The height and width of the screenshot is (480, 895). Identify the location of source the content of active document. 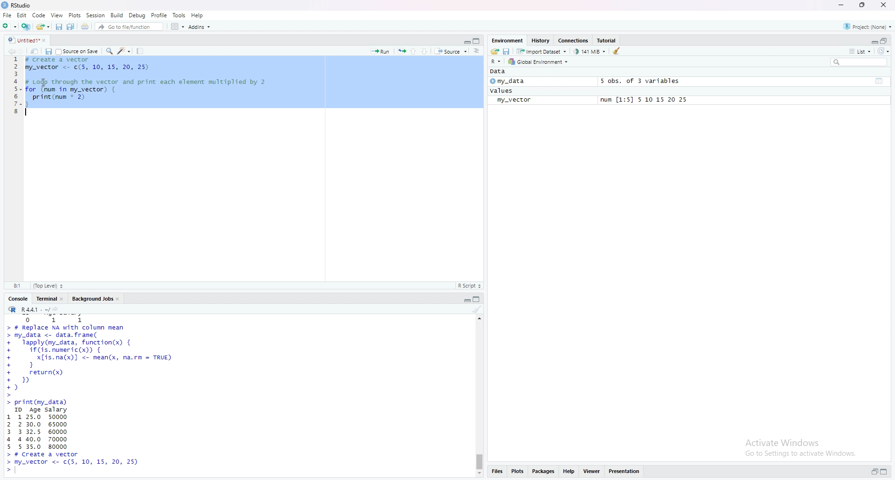
(452, 51).